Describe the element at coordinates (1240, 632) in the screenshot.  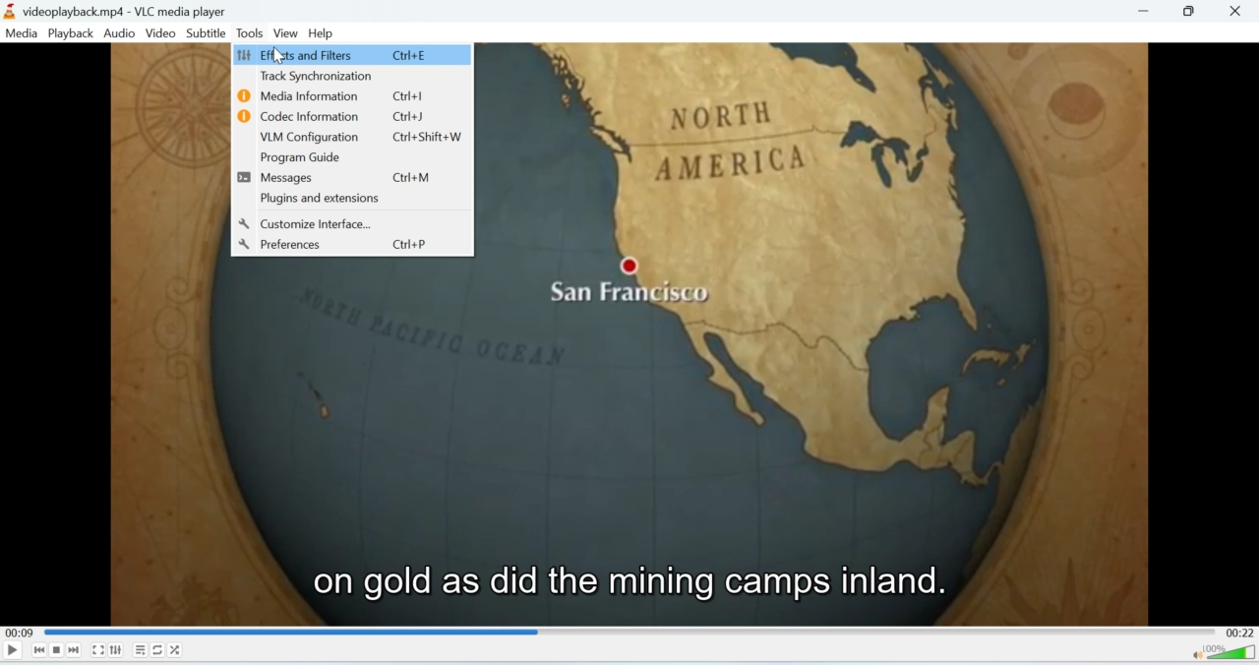
I see `00:22` at that location.